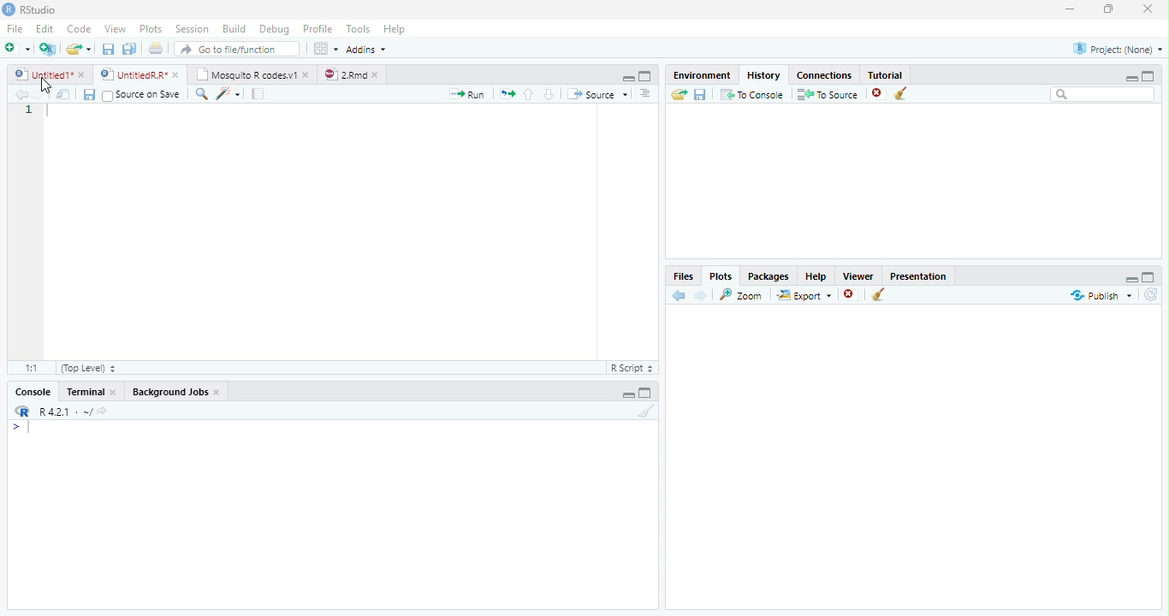  What do you see at coordinates (1131, 280) in the screenshot?
I see `Hide` at bounding box center [1131, 280].